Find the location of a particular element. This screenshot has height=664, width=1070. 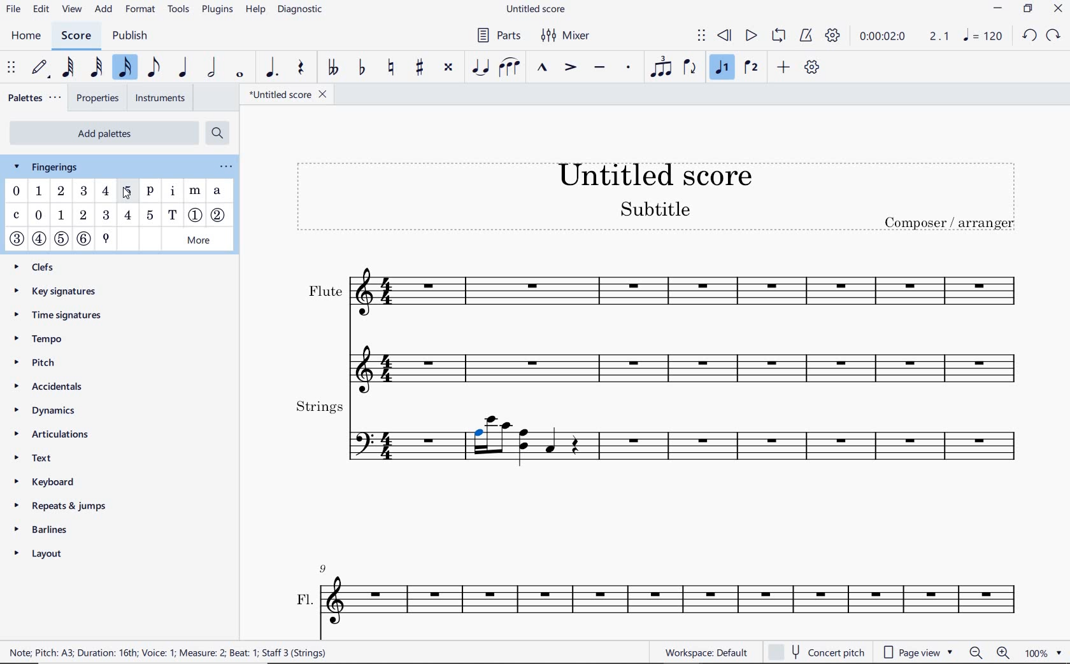

toggle natural is located at coordinates (393, 66).